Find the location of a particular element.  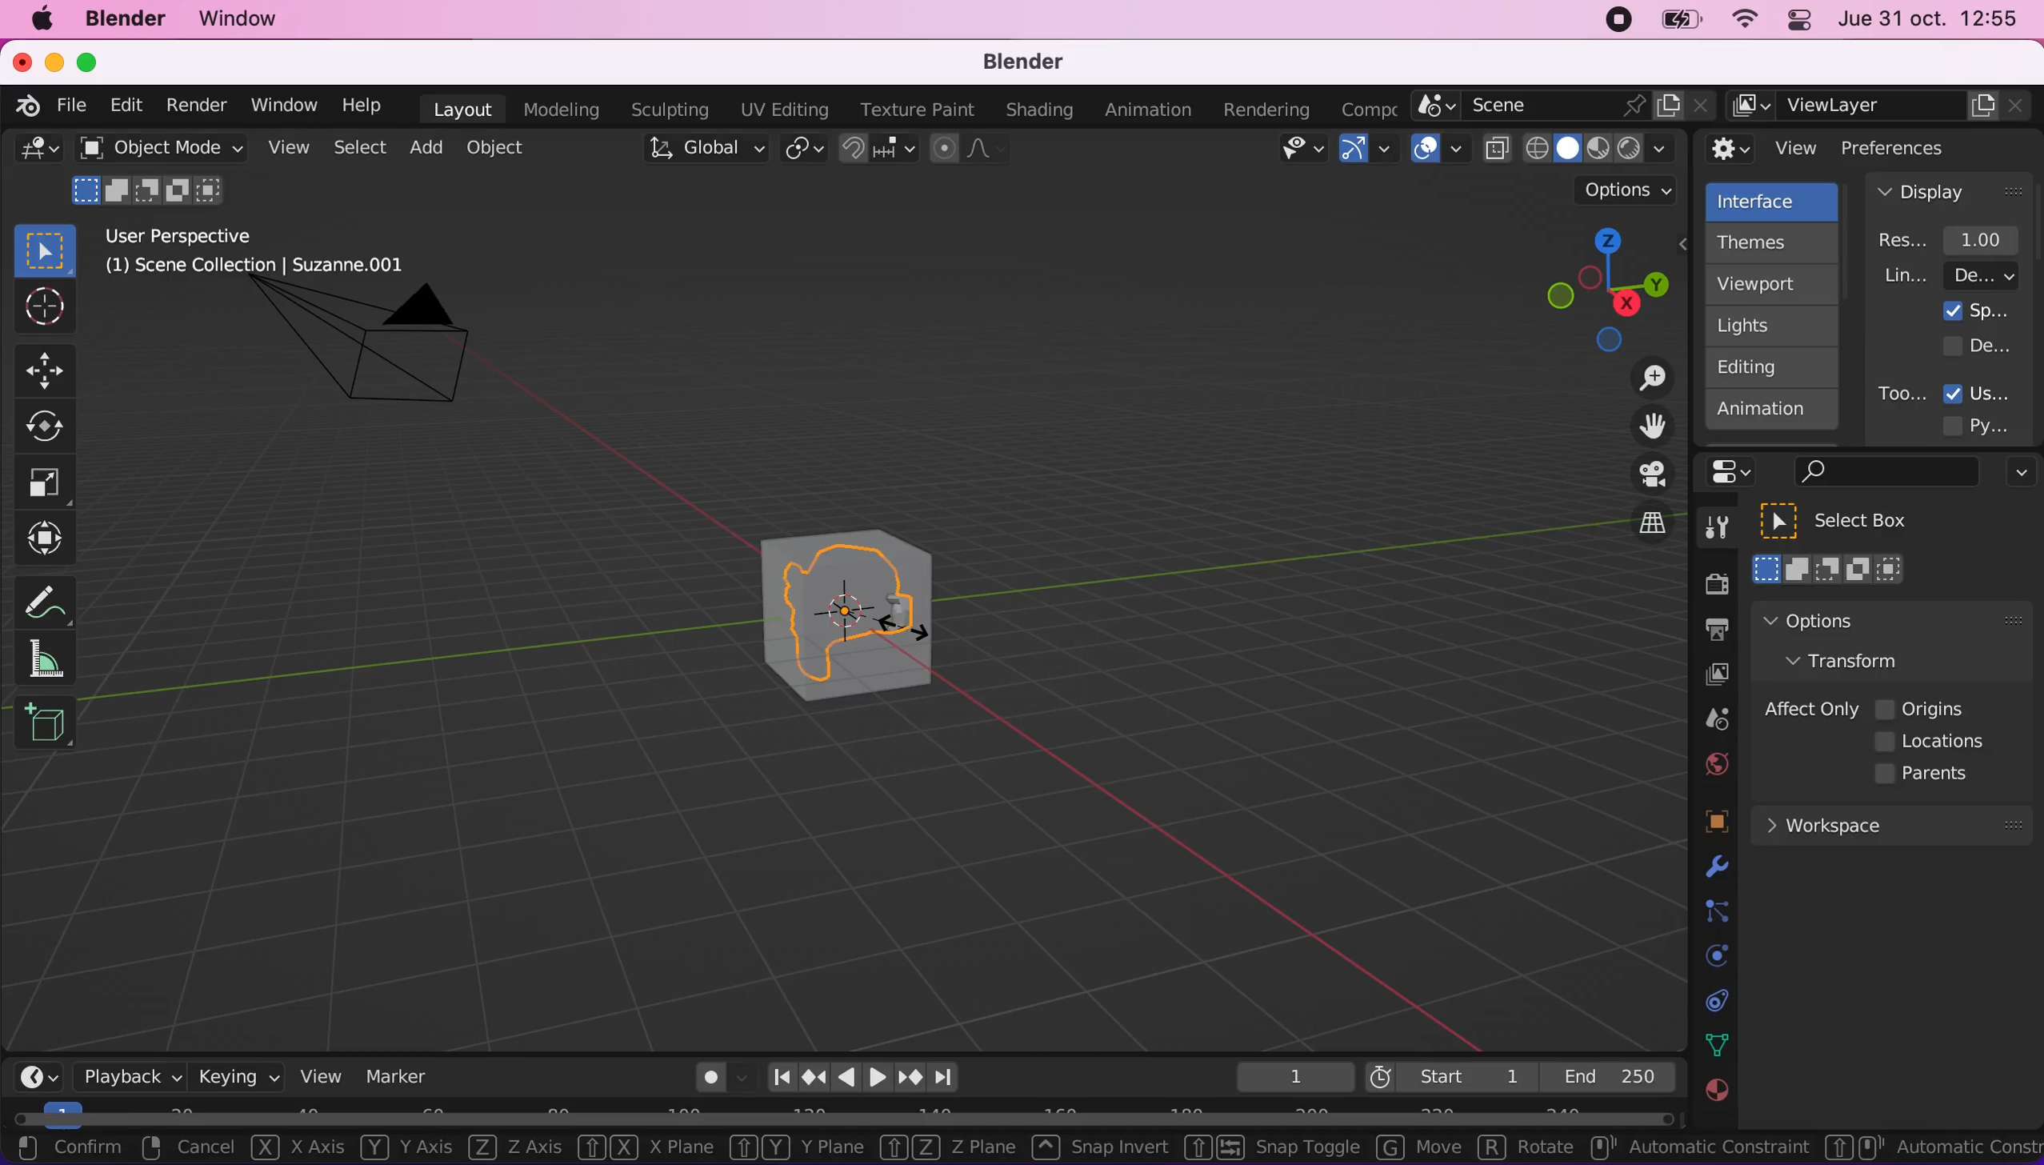

file is located at coordinates (69, 106).